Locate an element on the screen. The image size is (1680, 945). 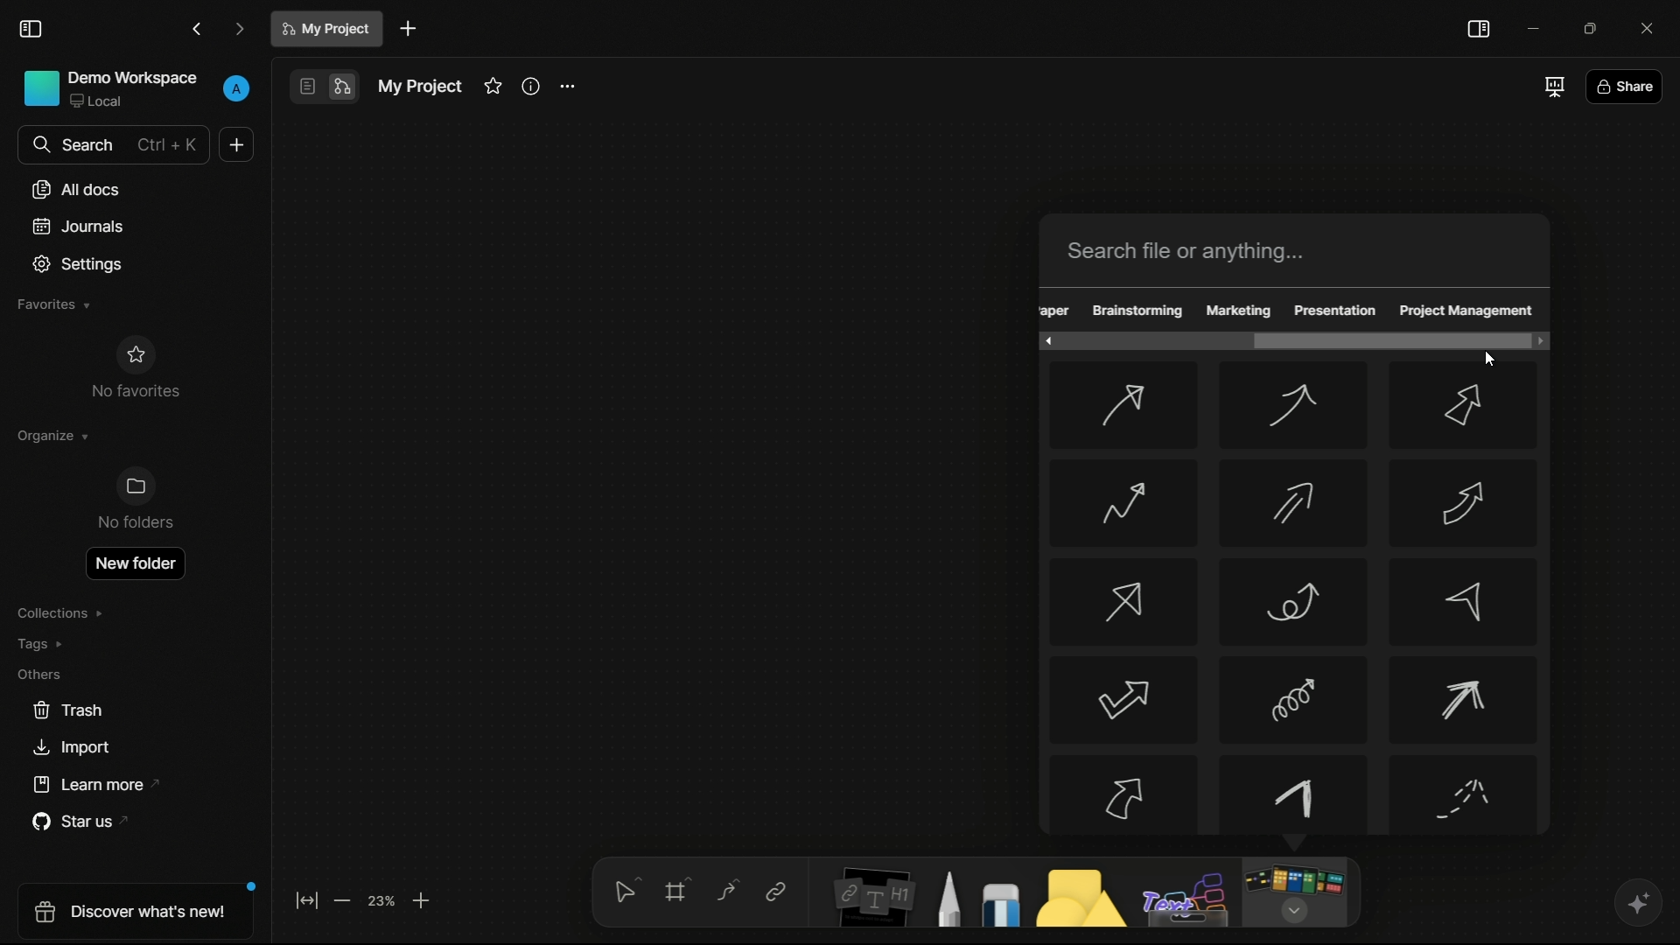
tags is located at coordinates (42, 644).